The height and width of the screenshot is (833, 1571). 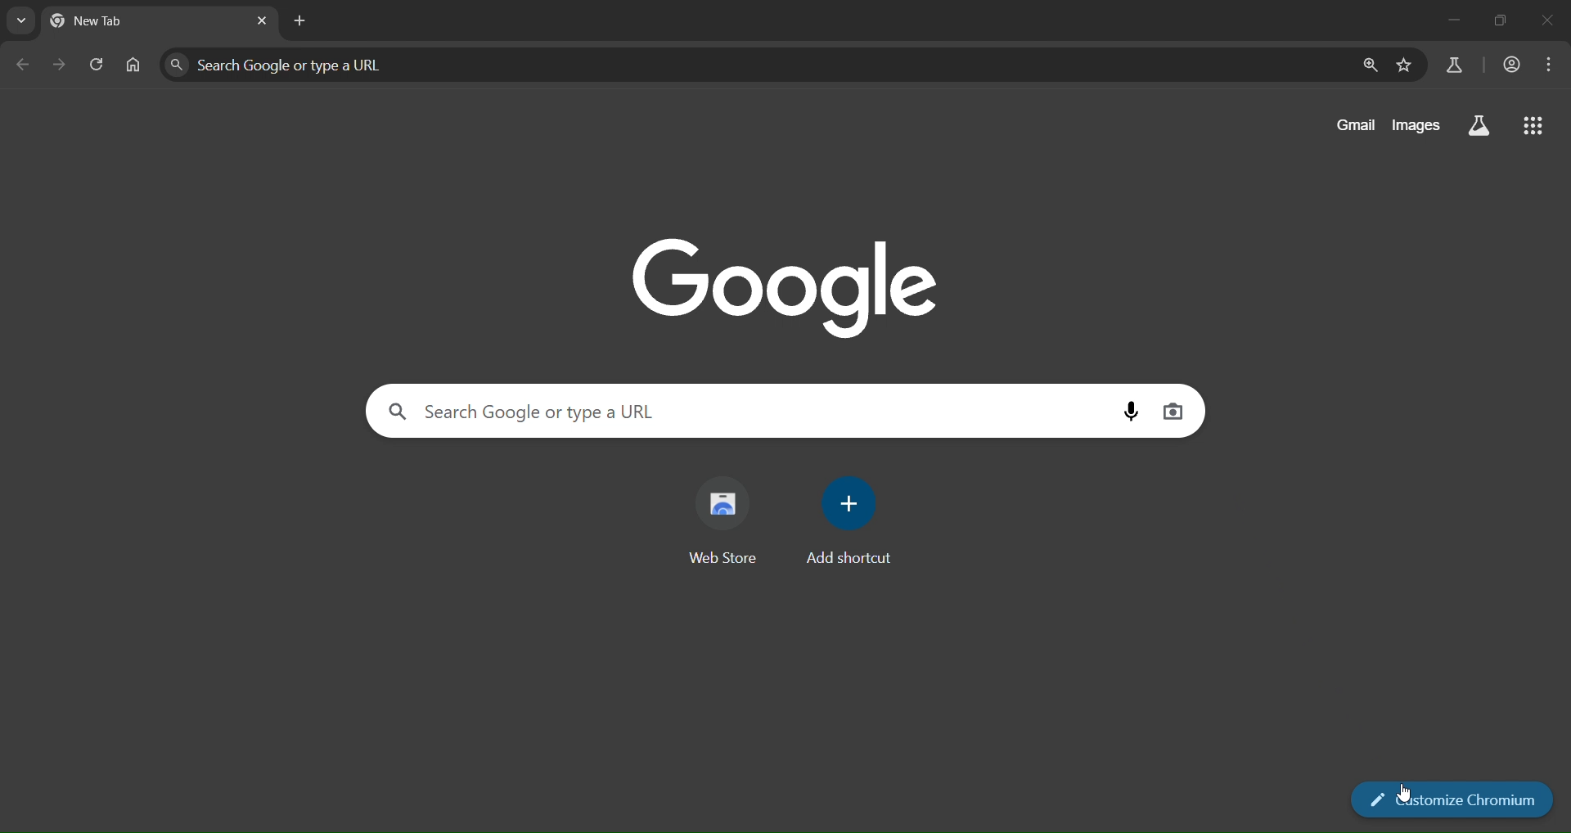 I want to click on reload, so click(x=97, y=63).